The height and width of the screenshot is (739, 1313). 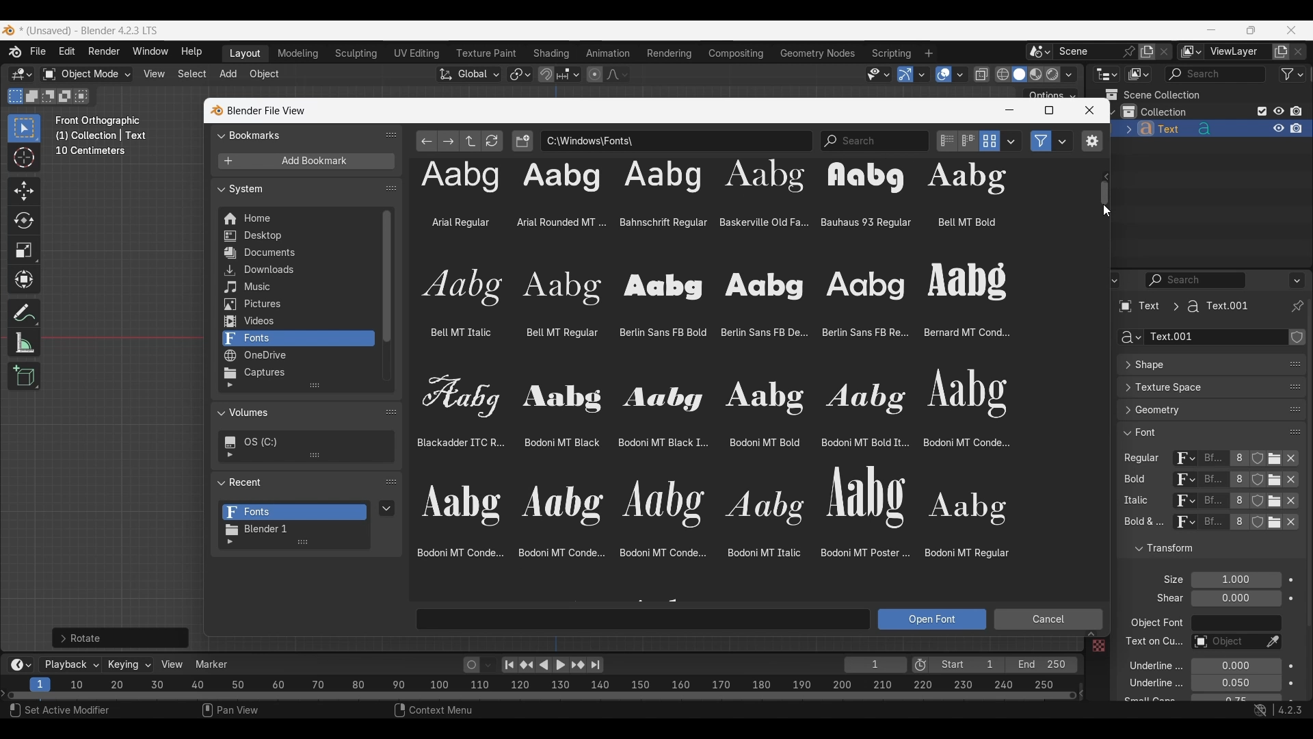 I want to click on Vertical slide bar, so click(x=387, y=276).